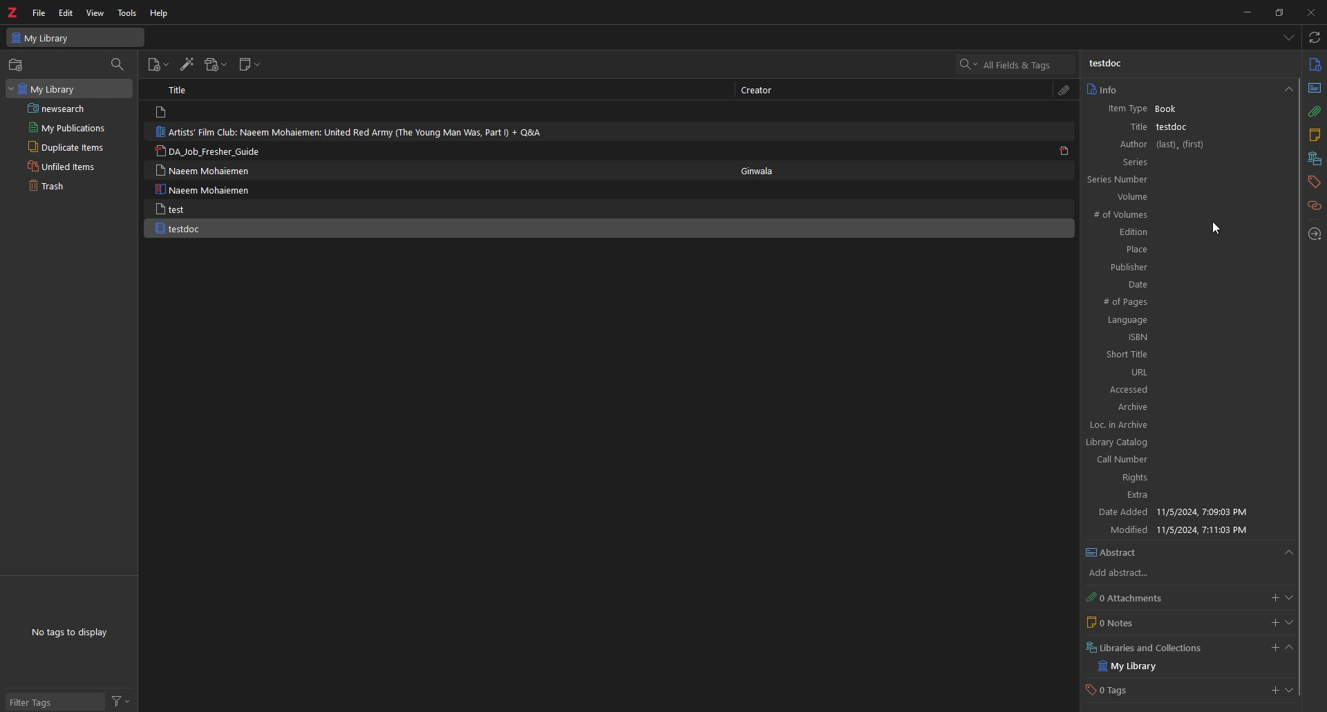  I want to click on Title, so click(178, 89).